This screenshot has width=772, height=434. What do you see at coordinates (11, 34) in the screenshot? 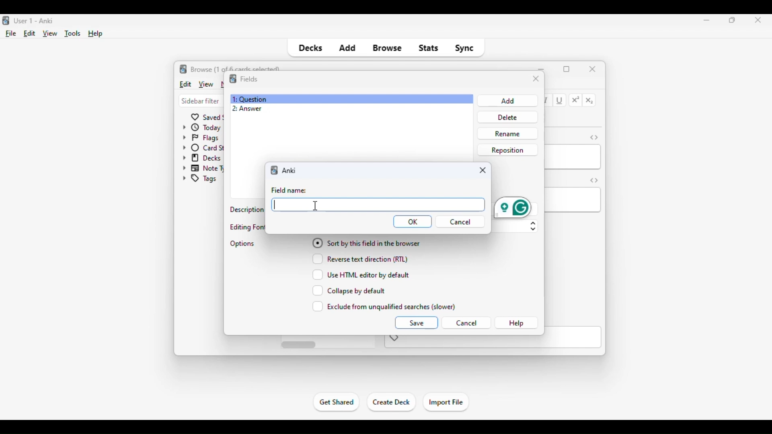
I see `file` at bounding box center [11, 34].